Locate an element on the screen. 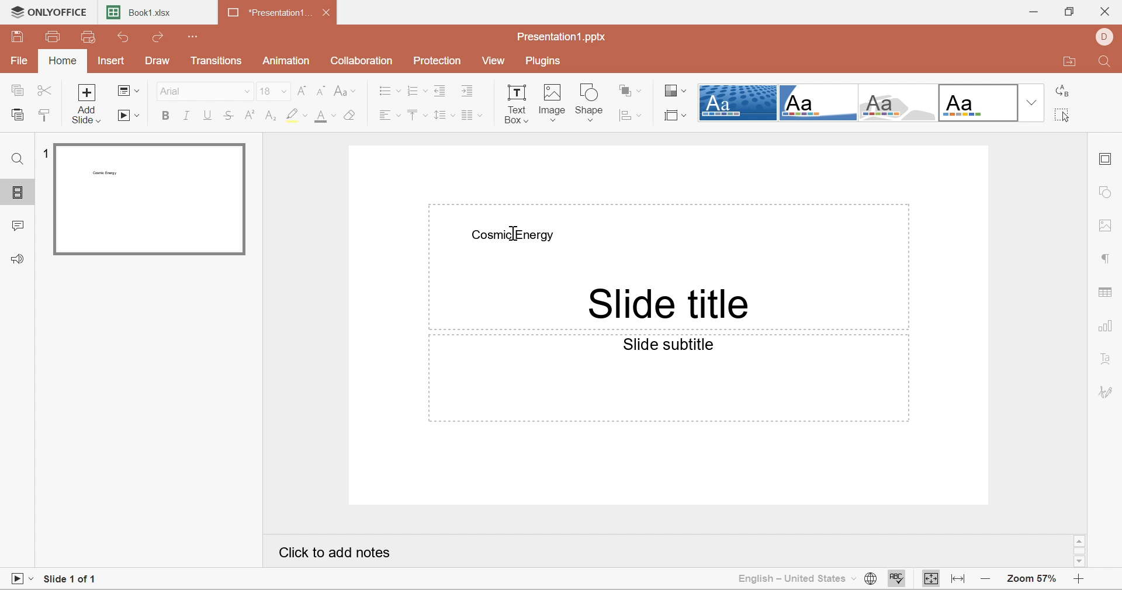 Image resolution: width=1122 pixels, height=590 pixels. Arial is located at coordinates (203, 91).